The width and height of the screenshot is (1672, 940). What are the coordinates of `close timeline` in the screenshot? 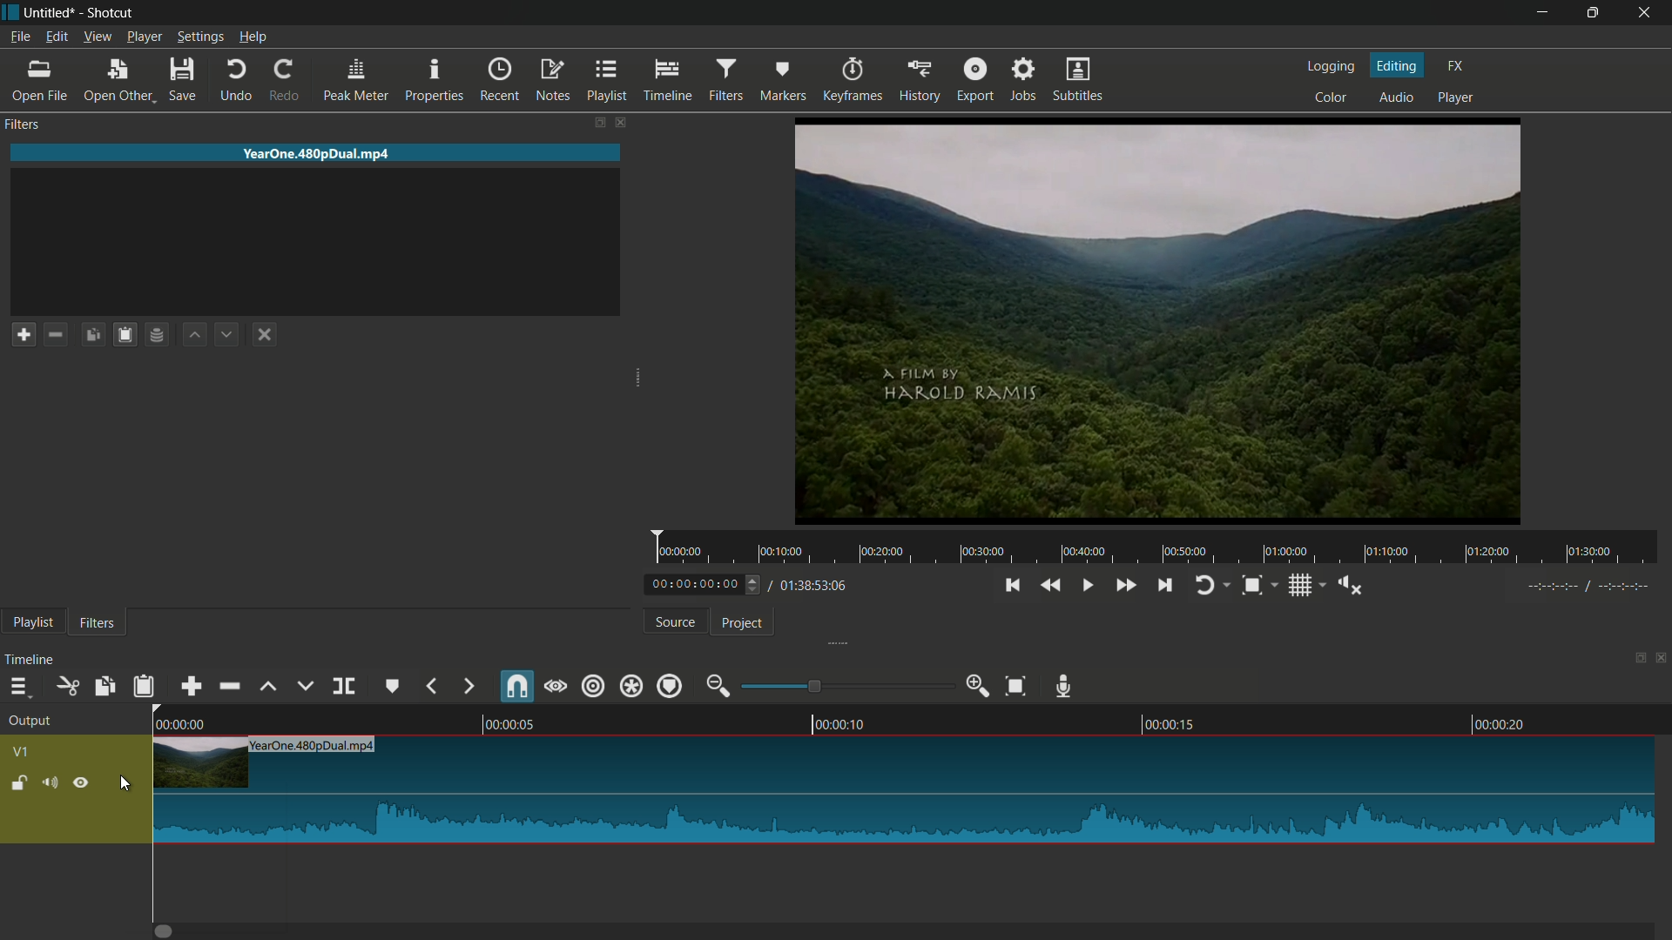 It's located at (1662, 661).